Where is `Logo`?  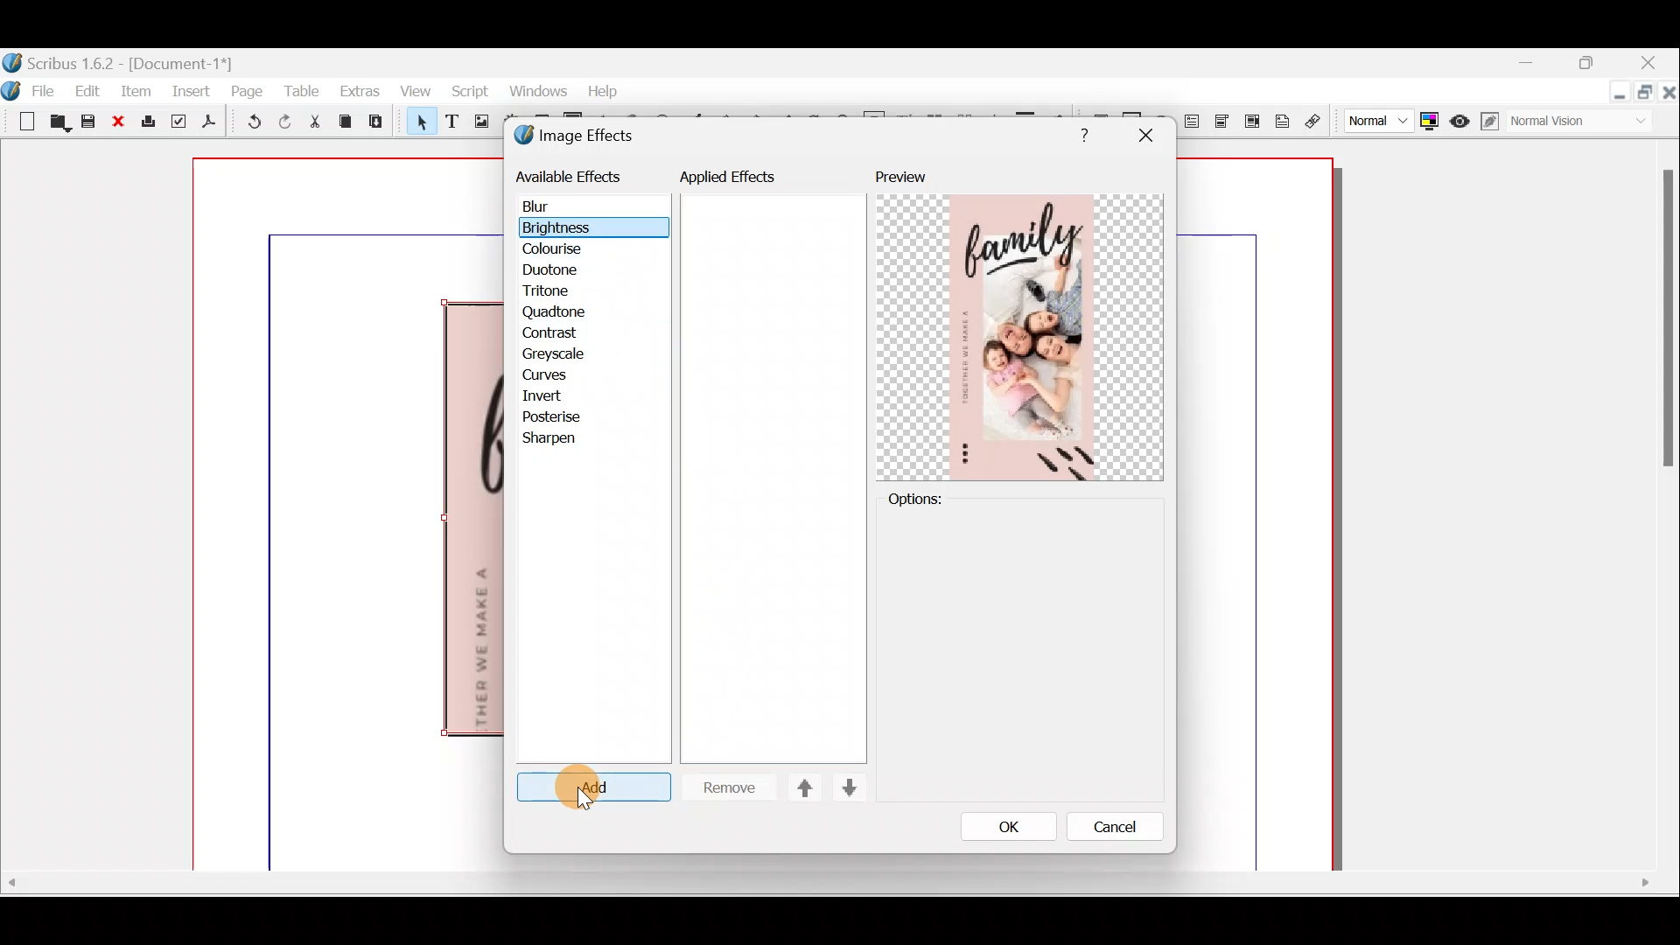
Logo is located at coordinates (12, 87).